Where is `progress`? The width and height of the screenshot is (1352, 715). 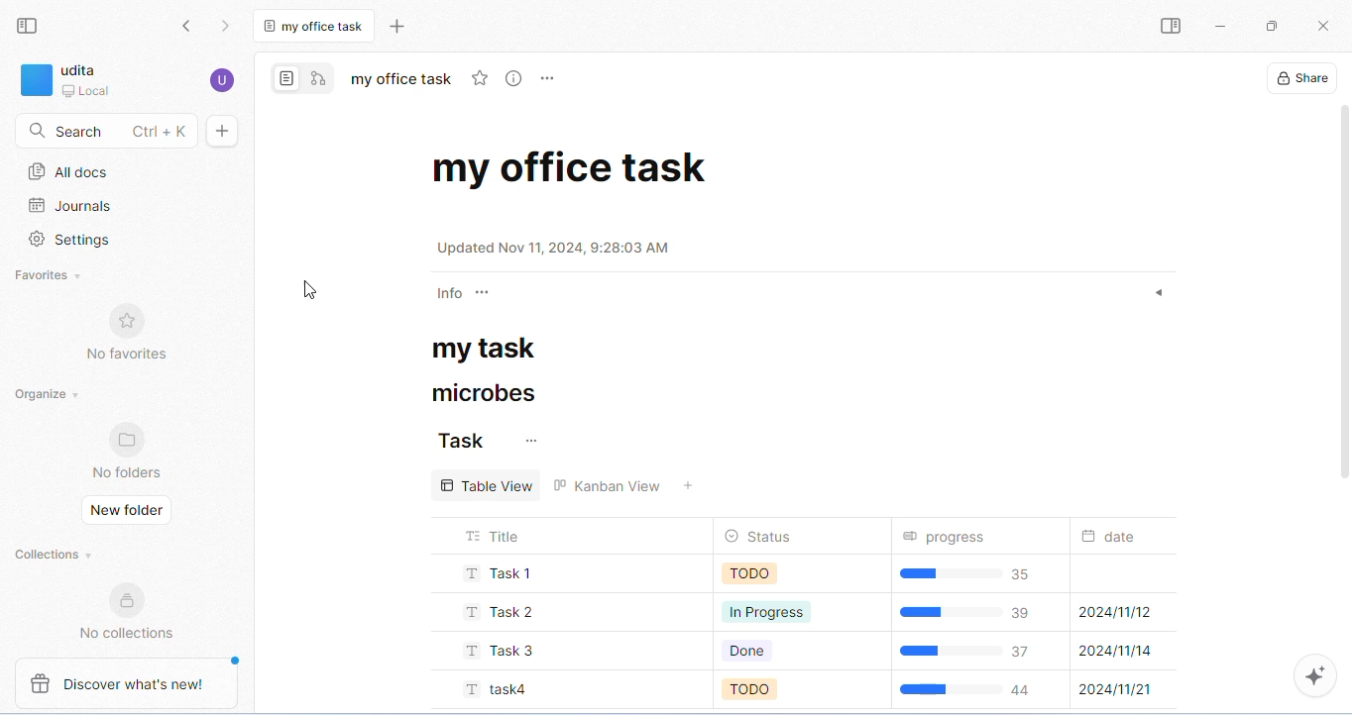 progress is located at coordinates (949, 536).